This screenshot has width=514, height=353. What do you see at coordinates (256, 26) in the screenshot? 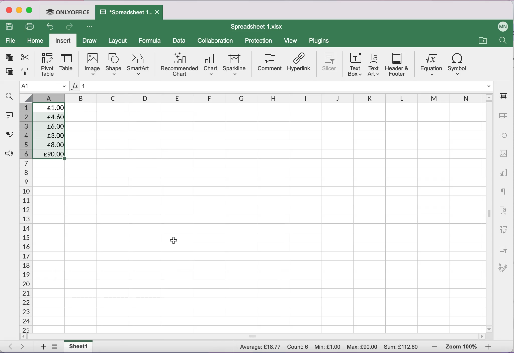
I see `Spreadsheet 1.xIsx` at bounding box center [256, 26].